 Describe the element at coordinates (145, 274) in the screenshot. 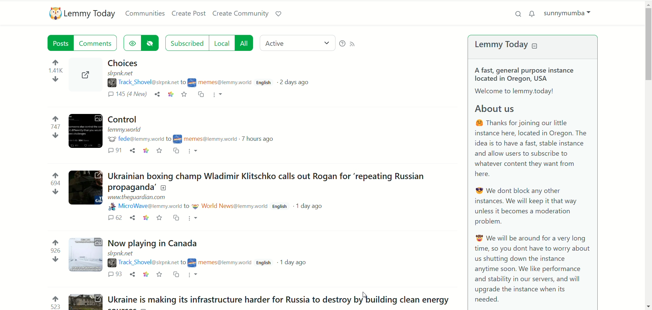

I see `link` at that location.